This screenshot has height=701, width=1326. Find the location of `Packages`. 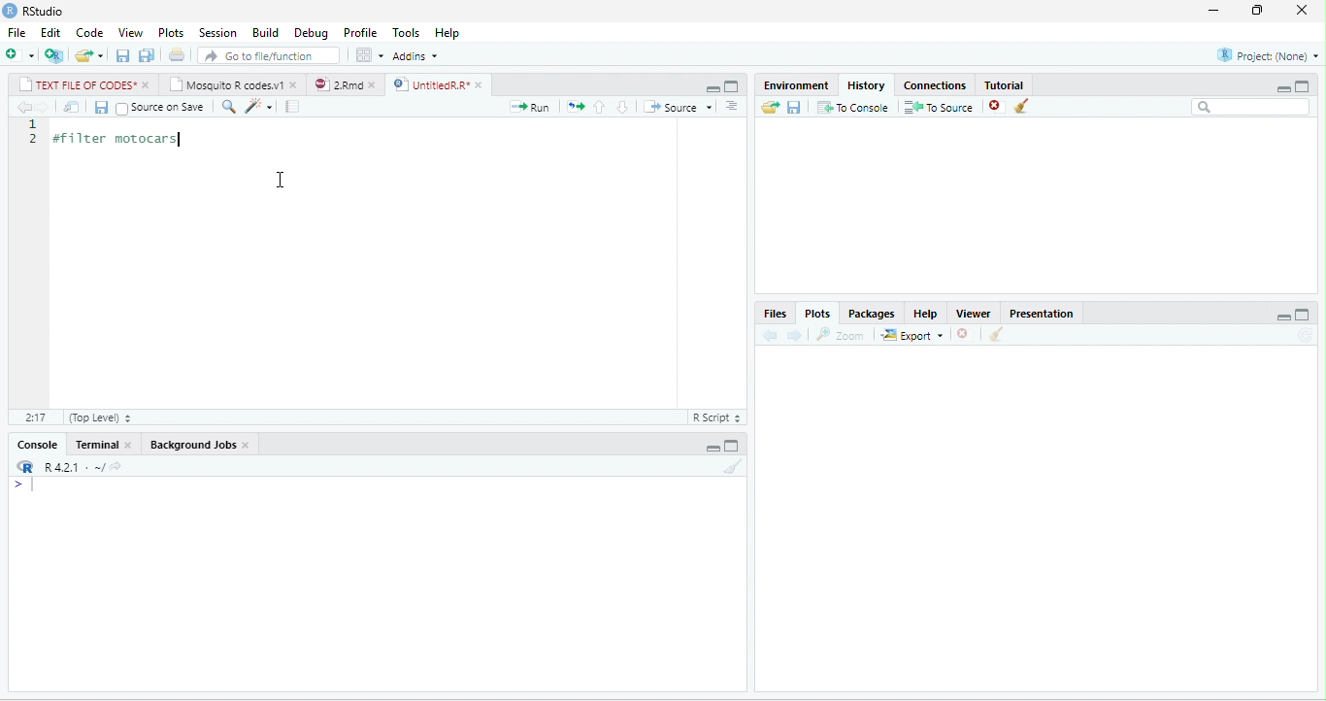

Packages is located at coordinates (872, 314).